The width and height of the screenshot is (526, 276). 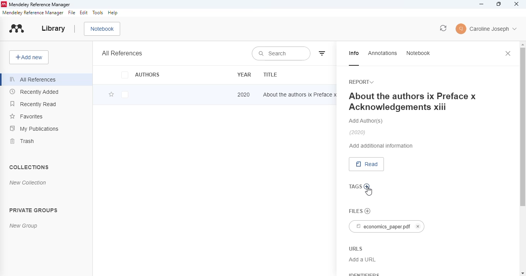 What do you see at coordinates (508, 53) in the screenshot?
I see `close` at bounding box center [508, 53].